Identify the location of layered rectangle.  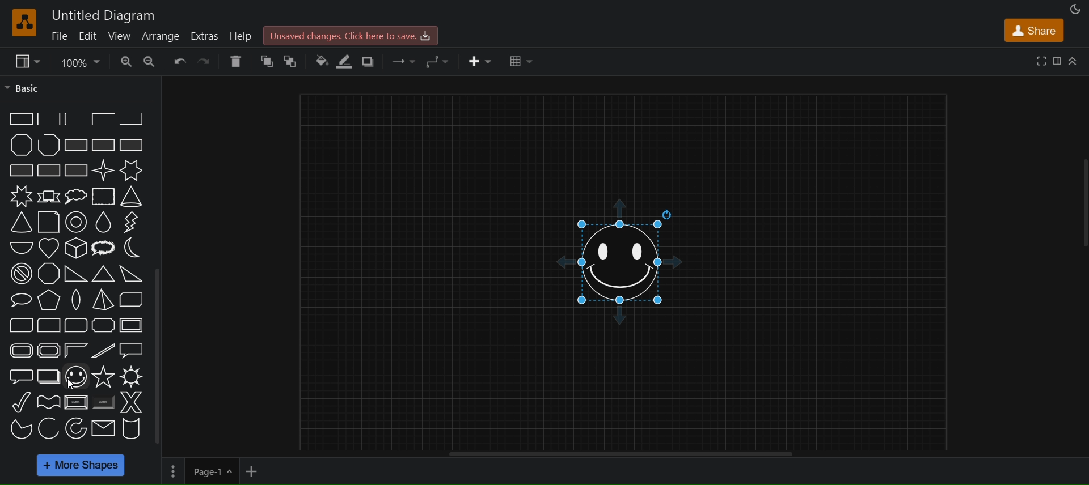
(48, 377).